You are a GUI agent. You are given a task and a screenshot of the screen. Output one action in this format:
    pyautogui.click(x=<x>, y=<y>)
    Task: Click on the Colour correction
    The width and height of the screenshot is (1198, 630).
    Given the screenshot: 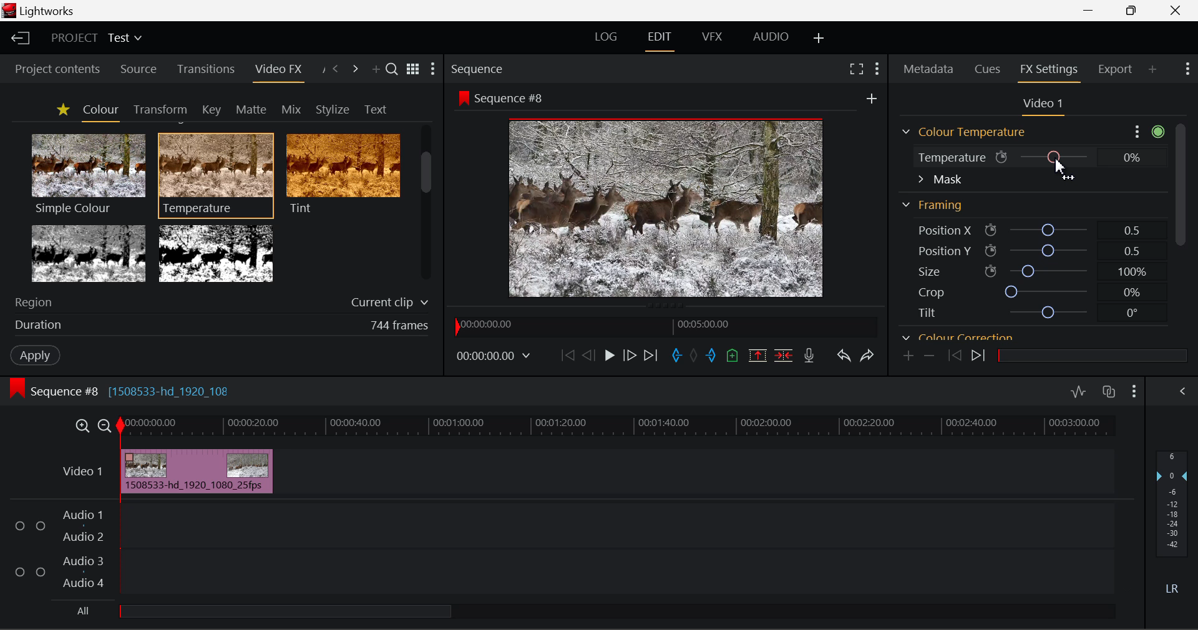 What is the action you would take?
    pyautogui.click(x=958, y=335)
    